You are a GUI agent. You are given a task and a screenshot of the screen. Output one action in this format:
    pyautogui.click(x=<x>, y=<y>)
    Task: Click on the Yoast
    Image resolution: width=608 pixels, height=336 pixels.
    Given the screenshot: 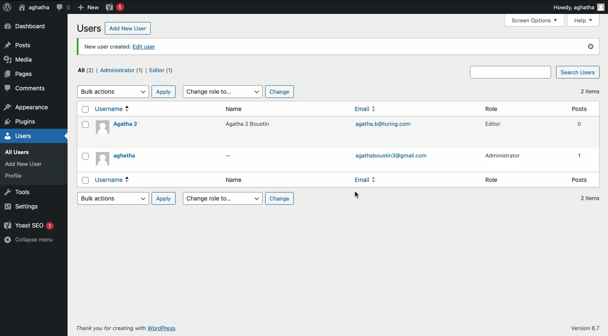 What is the action you would take?
    pyautogui.click(x=114, y=7)
    